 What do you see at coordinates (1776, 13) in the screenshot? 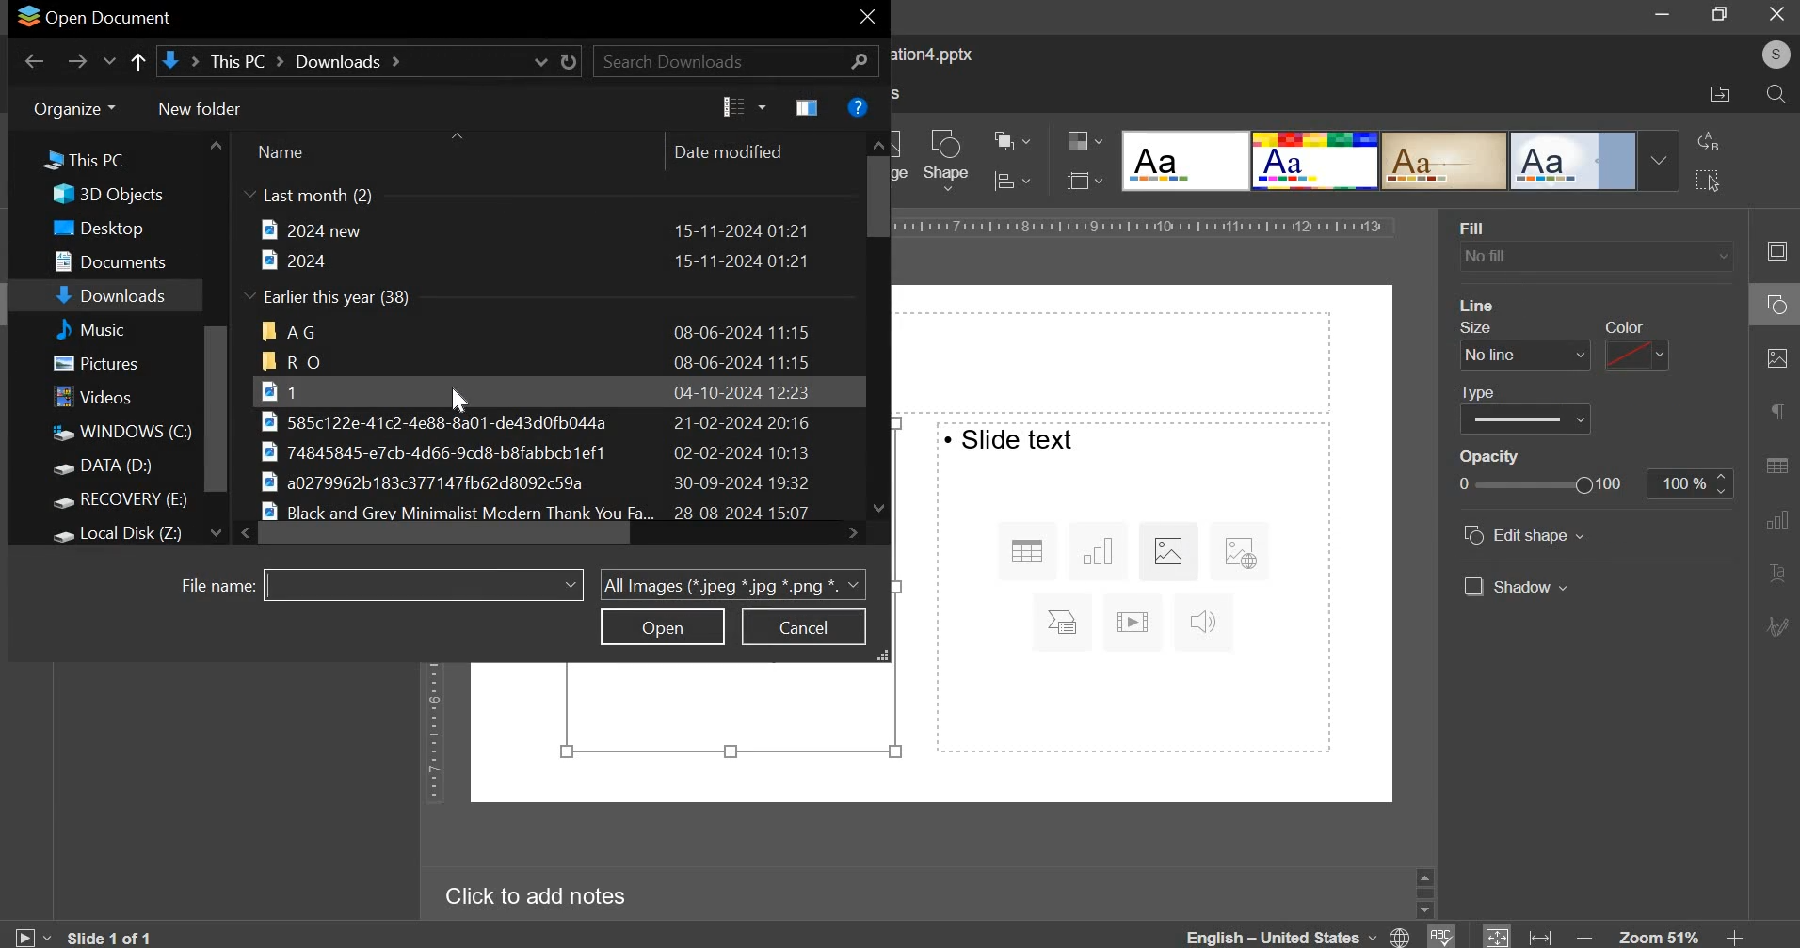
I see `close` at bounding box center [1776, 13].